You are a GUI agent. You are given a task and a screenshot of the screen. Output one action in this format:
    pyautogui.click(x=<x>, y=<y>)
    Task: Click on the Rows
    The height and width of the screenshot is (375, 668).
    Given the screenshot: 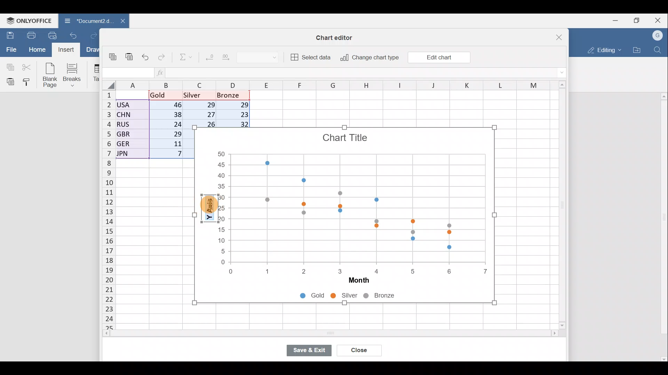 What is the action you would take?
    pyautogui.click(x=104, y=210)
    